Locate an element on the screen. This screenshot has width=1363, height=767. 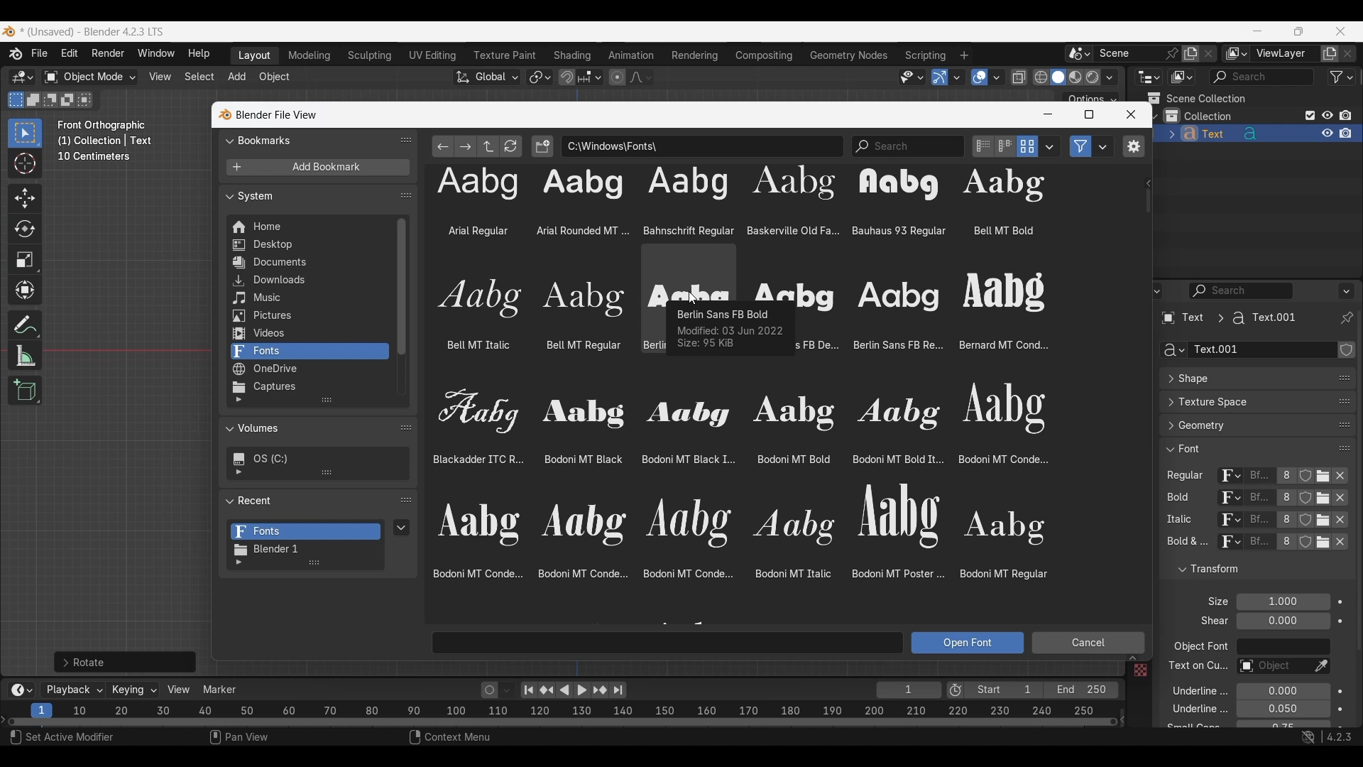
10 20 30 40 50 60 70 80 90 100 110 120 130 140 150 160 170 180 190 200 210 220 230 240 250 is located at coordinates (587, 709).